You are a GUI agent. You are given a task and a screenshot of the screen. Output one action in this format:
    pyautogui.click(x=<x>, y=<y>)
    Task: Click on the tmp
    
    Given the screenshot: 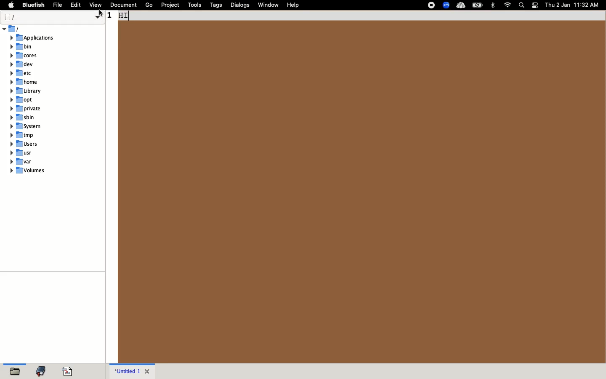 What is the action you would take?
    pyautogui.click(x=21, y=135)
    